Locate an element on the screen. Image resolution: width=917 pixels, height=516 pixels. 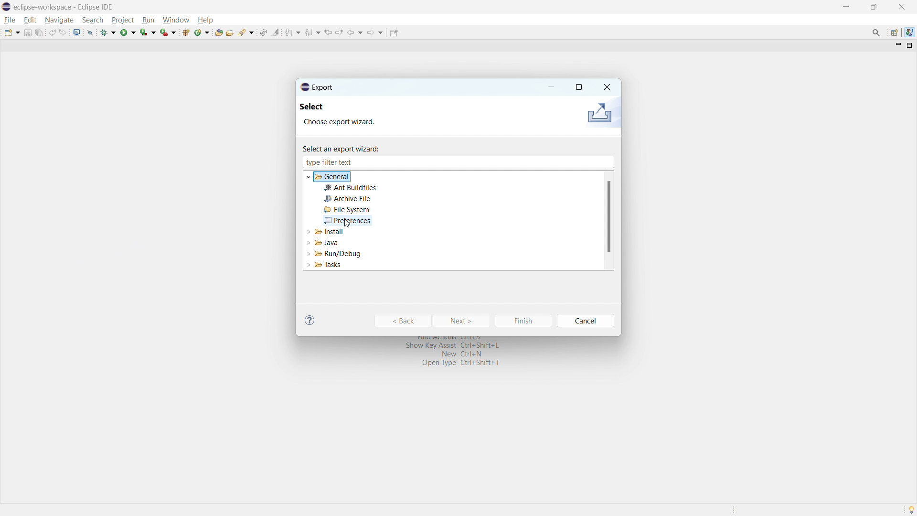
run is located at coordinates (128, 33).